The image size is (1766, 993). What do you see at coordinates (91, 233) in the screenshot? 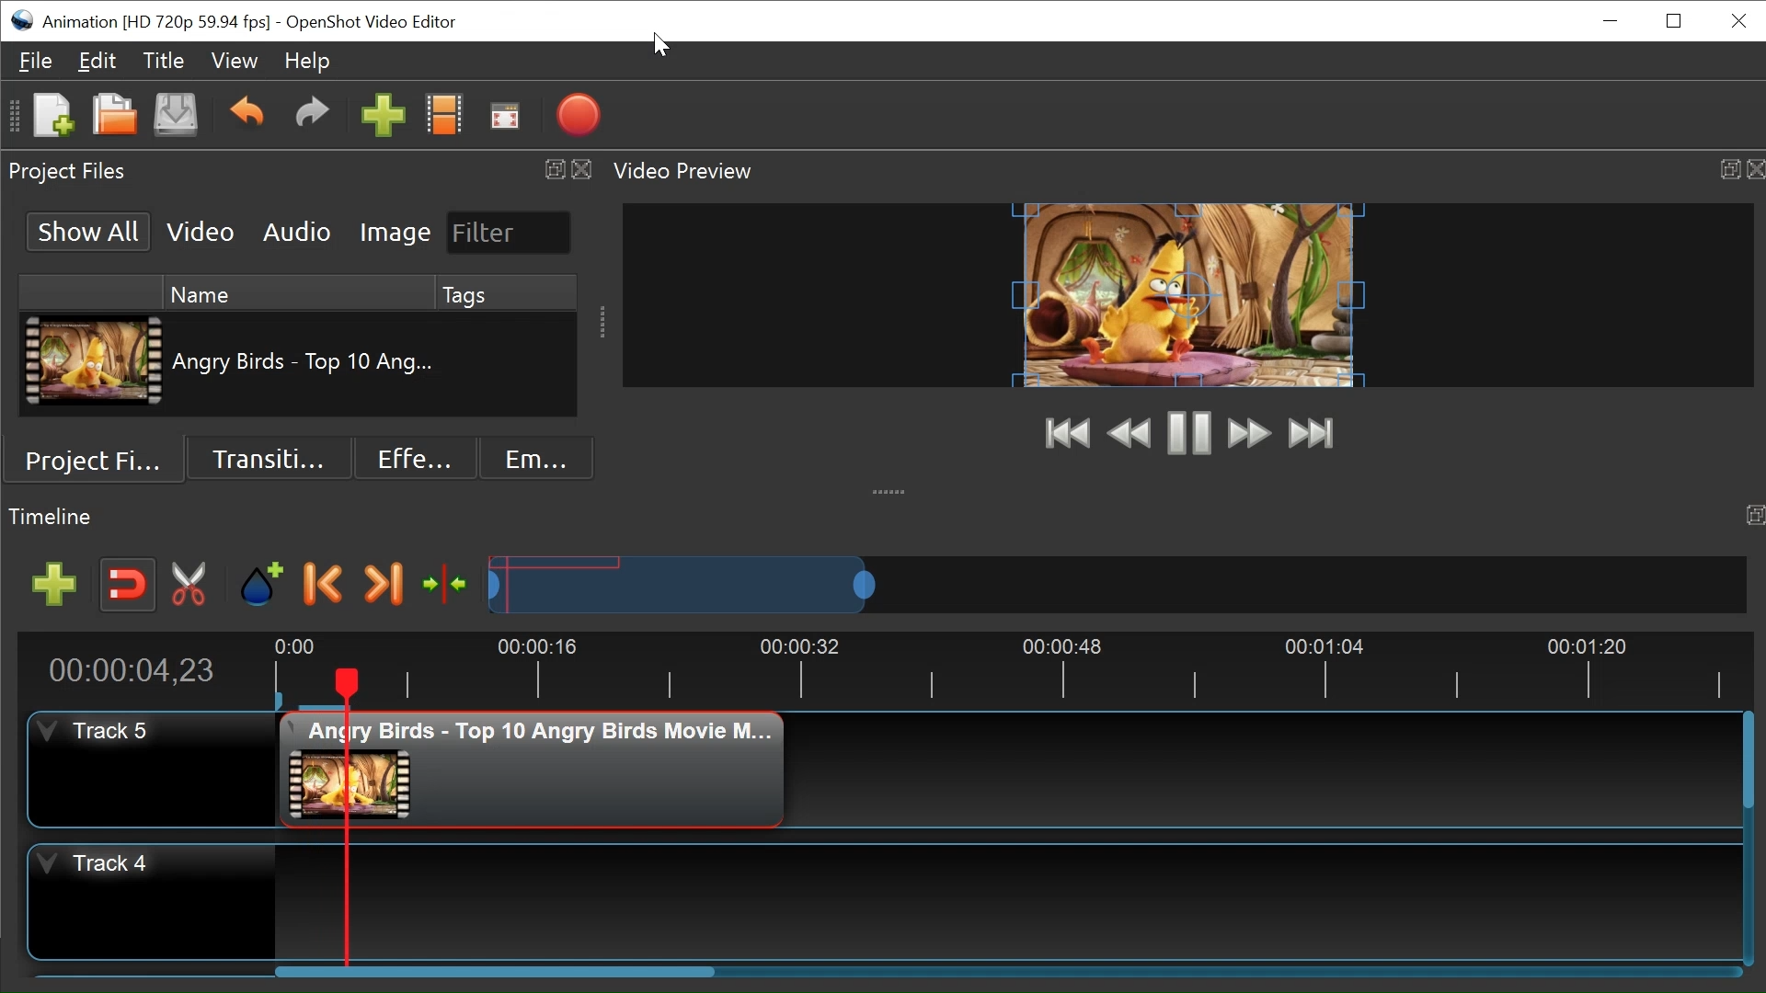
I see `Show All` at bounding box center [91, 233].